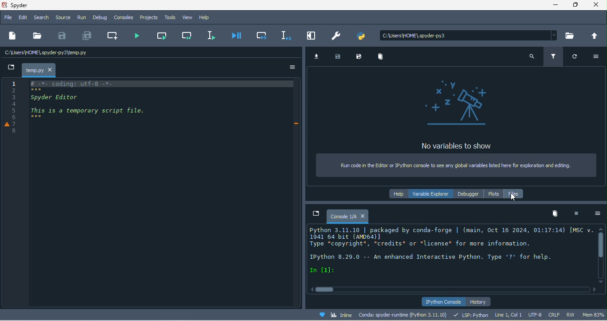 The height and width of the screenshot is (321, 607). What do you see at coordinates (456, 166) in the screenshot?
I see `run code in editor` at bounding box center [456, 166].